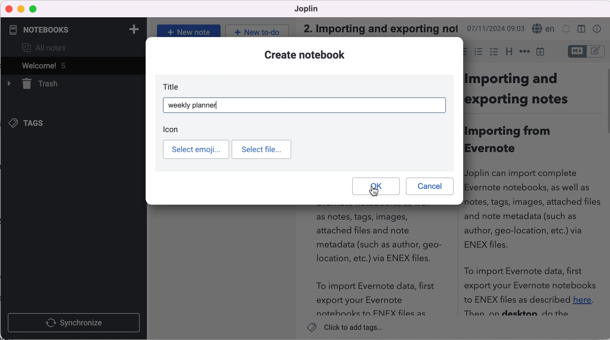  Describe the element at coordinates (196, 149) in the screenshot. I see `select emoji` at that location.